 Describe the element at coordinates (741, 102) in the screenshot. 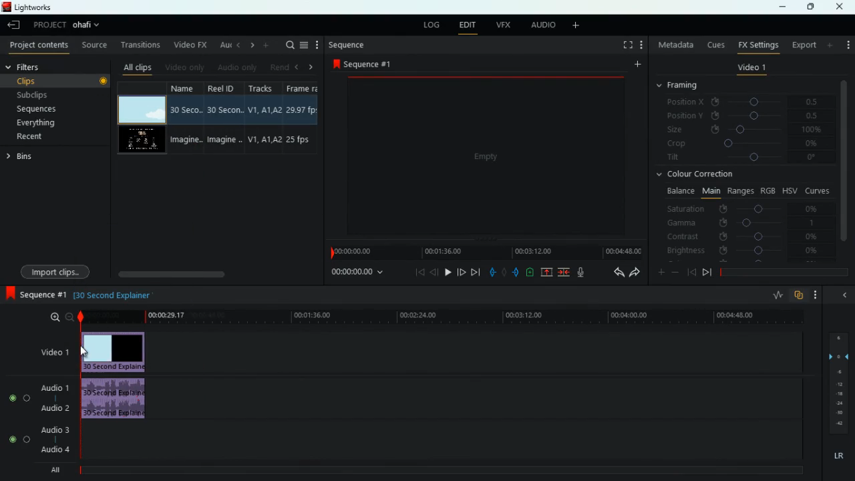

I see `position X` at that location.